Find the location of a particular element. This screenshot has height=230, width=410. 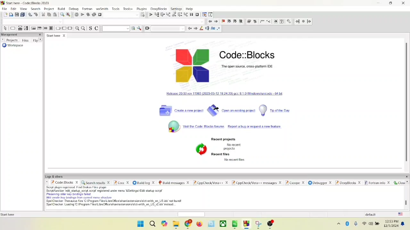

Cscope is located at coordinates (294, 181).